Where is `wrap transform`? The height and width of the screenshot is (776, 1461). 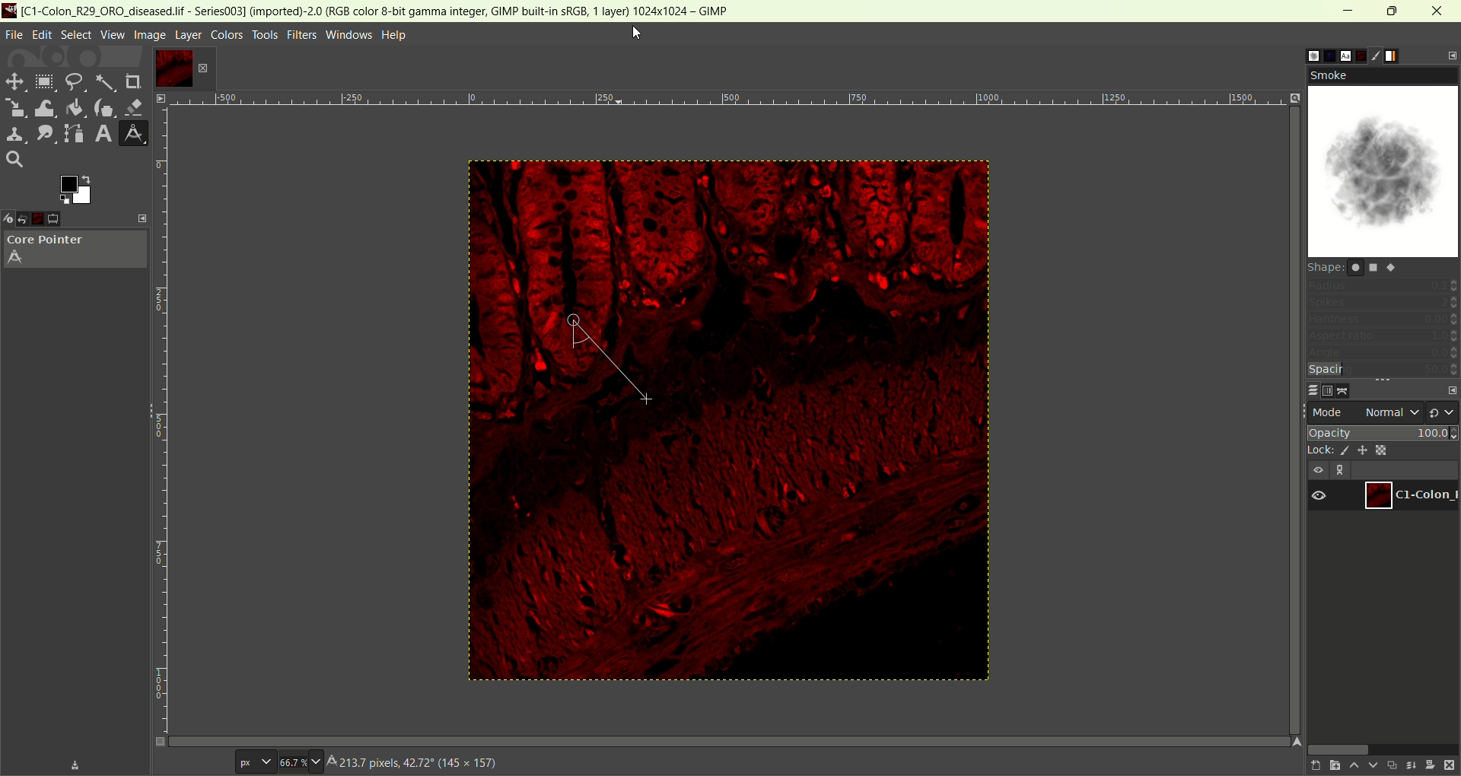
wrap transform is located at coordinates (42, 107).